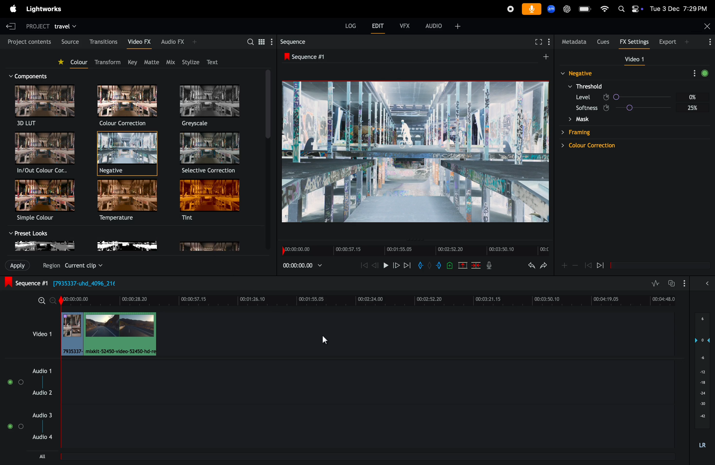 The height and width of the screenshot is (465, 715). I want to click on wifi, so click(604, 8).